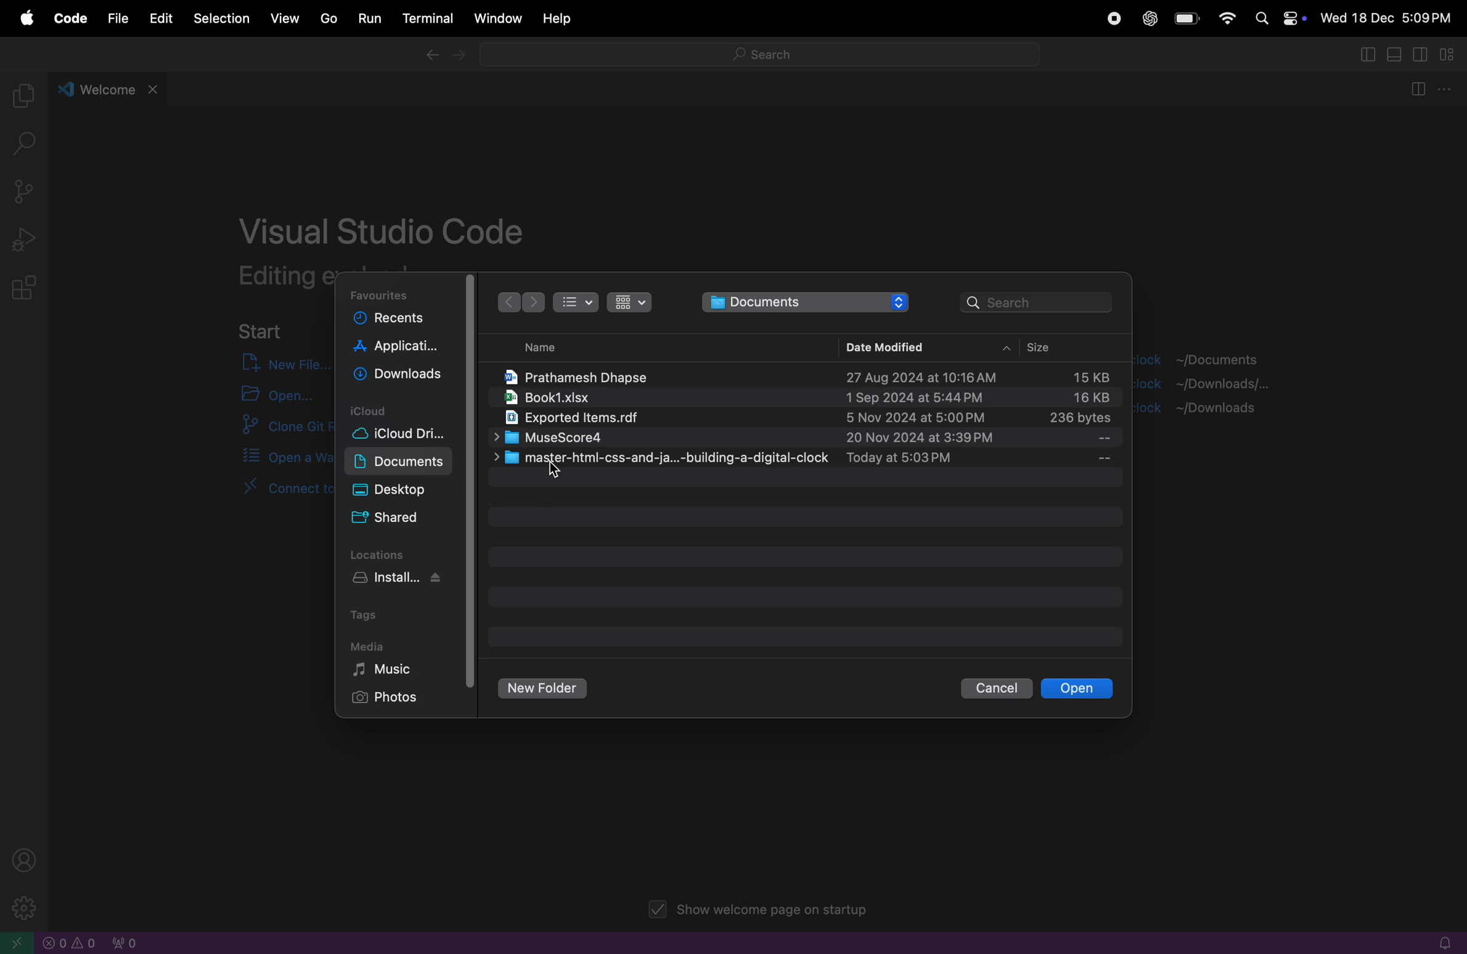 The image size is (1467, 954). I want to click on documents, so click(806, 302).